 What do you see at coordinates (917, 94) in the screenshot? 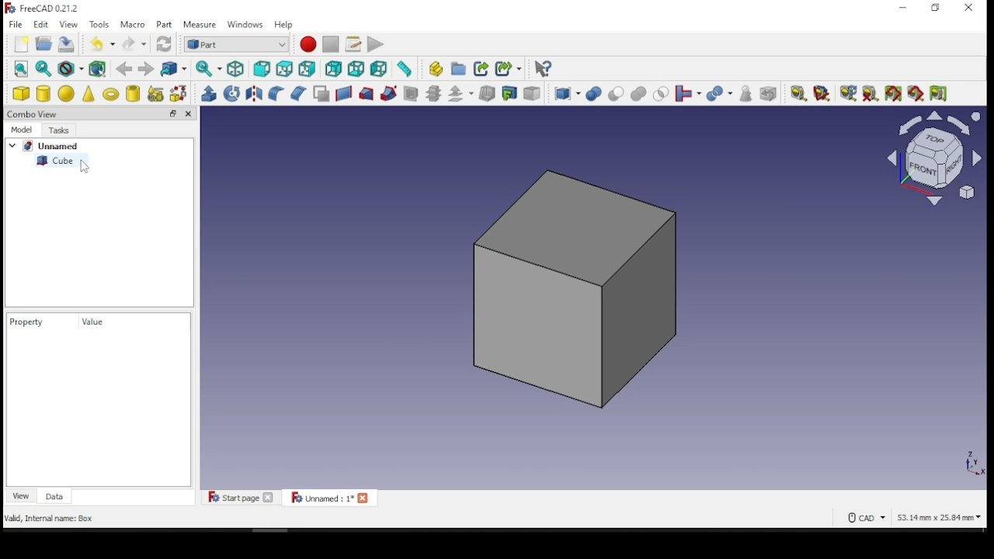
I see `toggle 3D` at bounding box center [917, 94].